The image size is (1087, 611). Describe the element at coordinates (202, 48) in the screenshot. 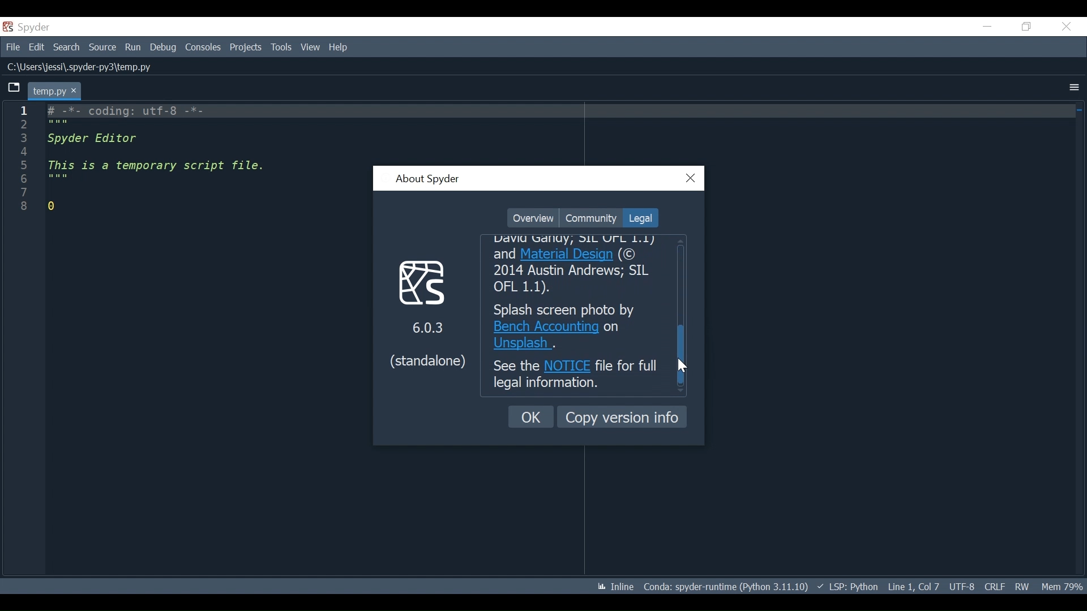

I see `Consoles` at that location.